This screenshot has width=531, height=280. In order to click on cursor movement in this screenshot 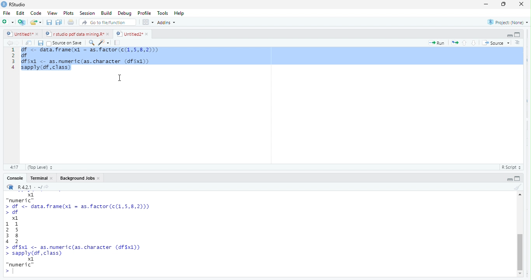, I will do `click(122, 78)`.